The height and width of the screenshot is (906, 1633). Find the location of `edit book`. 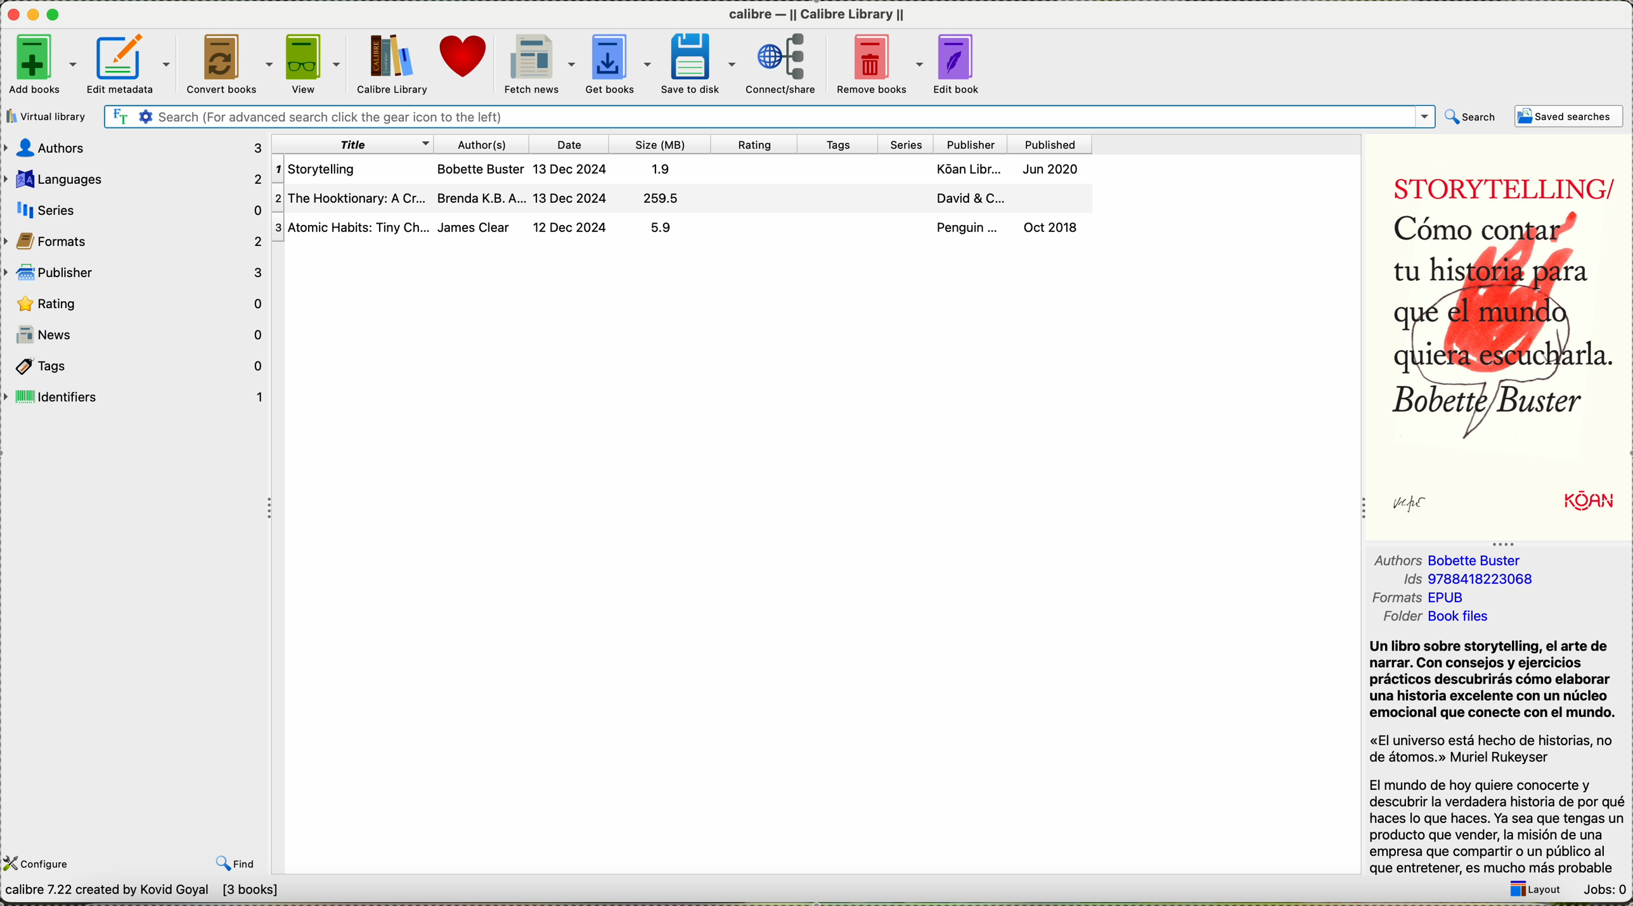

edit book is located at coordinates (958, 61).